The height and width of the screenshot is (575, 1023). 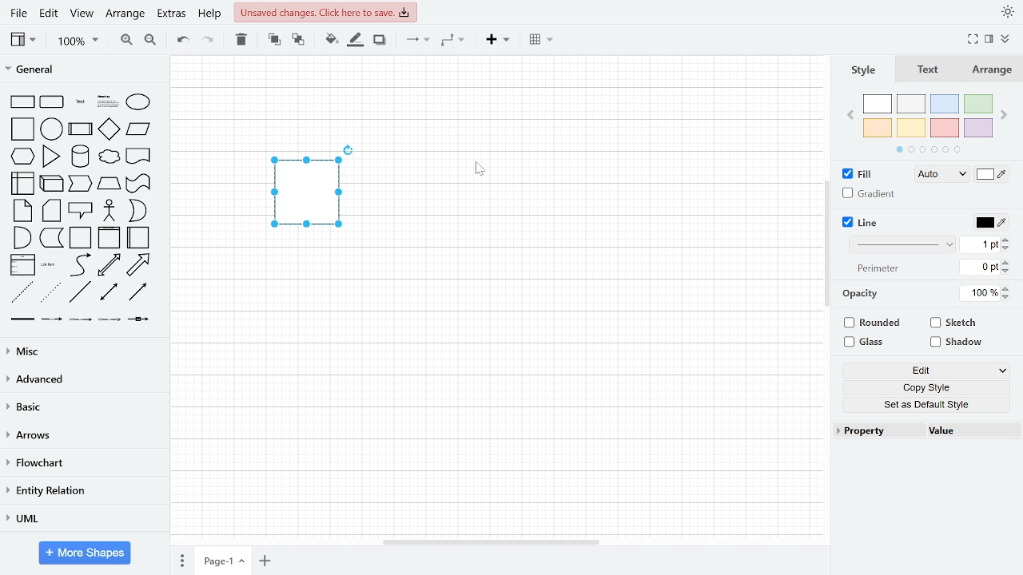 I want to click on edit , so click(x=932, y=371).